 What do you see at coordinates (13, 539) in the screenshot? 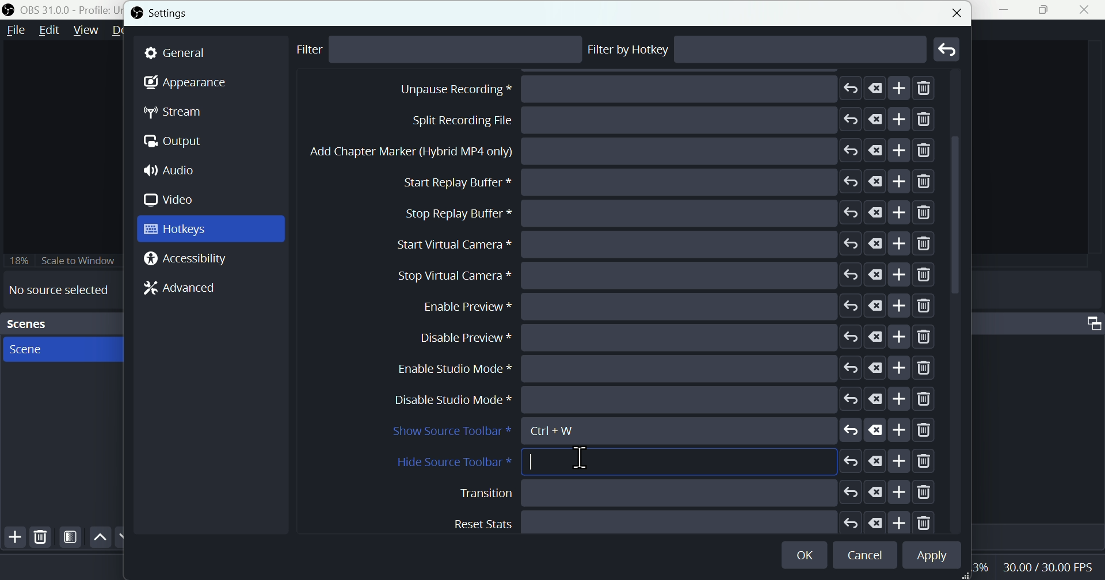
I see `Add` at bounding box center [13, 539].